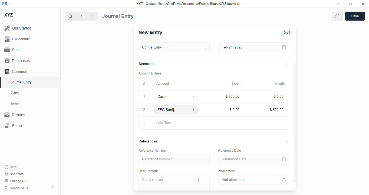 The width and height of the screenshot is (369, 195). Describe the element at coordinates (93, 16) in the screenshot. I see `next` at that location.